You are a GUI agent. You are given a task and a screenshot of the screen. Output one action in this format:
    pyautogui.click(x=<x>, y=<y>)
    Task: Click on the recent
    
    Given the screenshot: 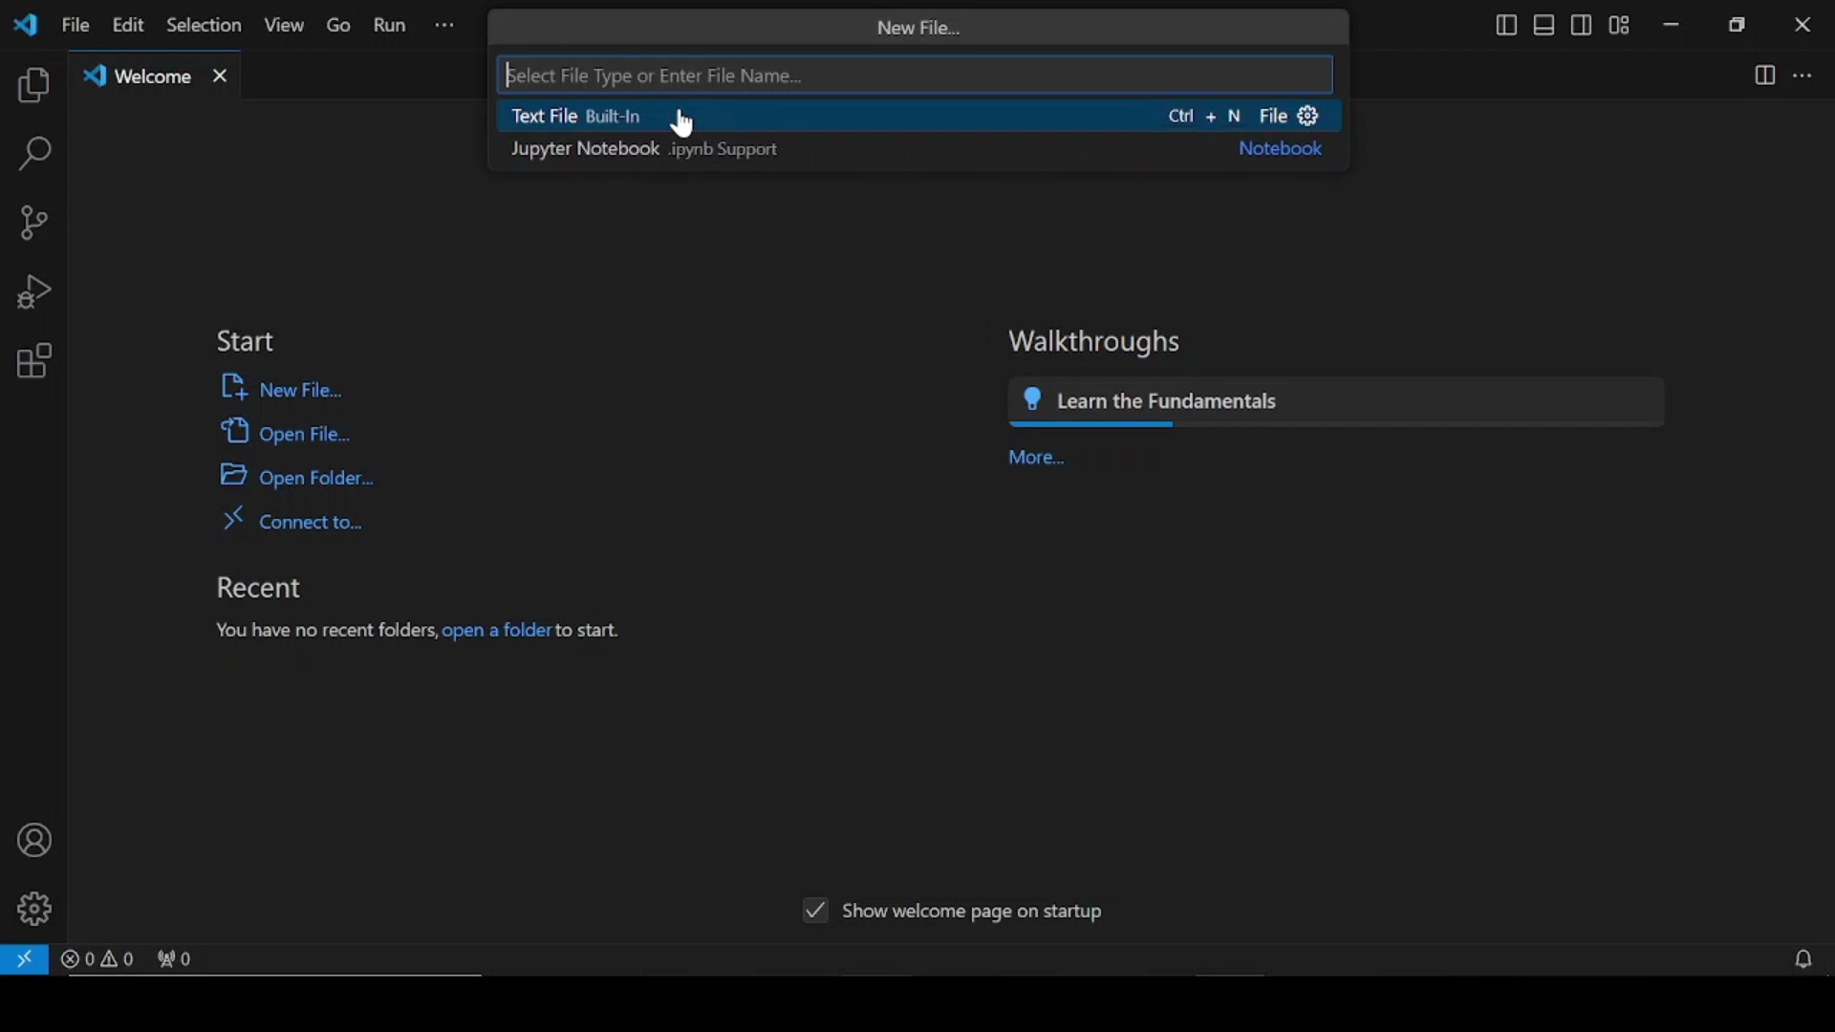 What is the action you would take?
    pyautogui.click(x=257, y=587)
    